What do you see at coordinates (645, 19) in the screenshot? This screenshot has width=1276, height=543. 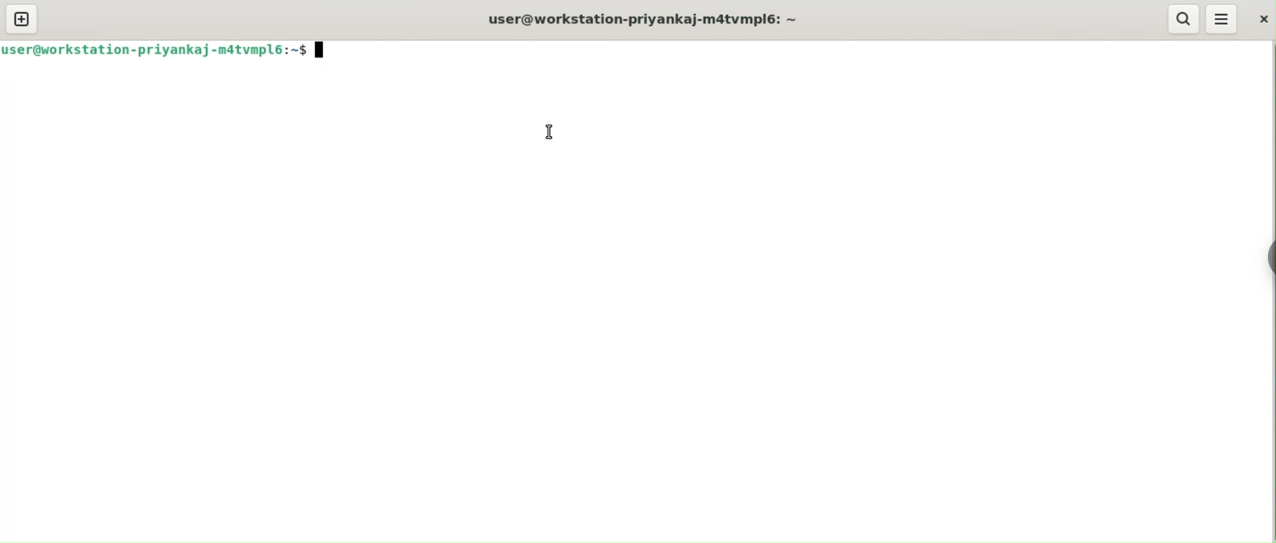 I see `user@workstation-priyankaj-m4tvmlp6:~` at bounding box center [645, 19].